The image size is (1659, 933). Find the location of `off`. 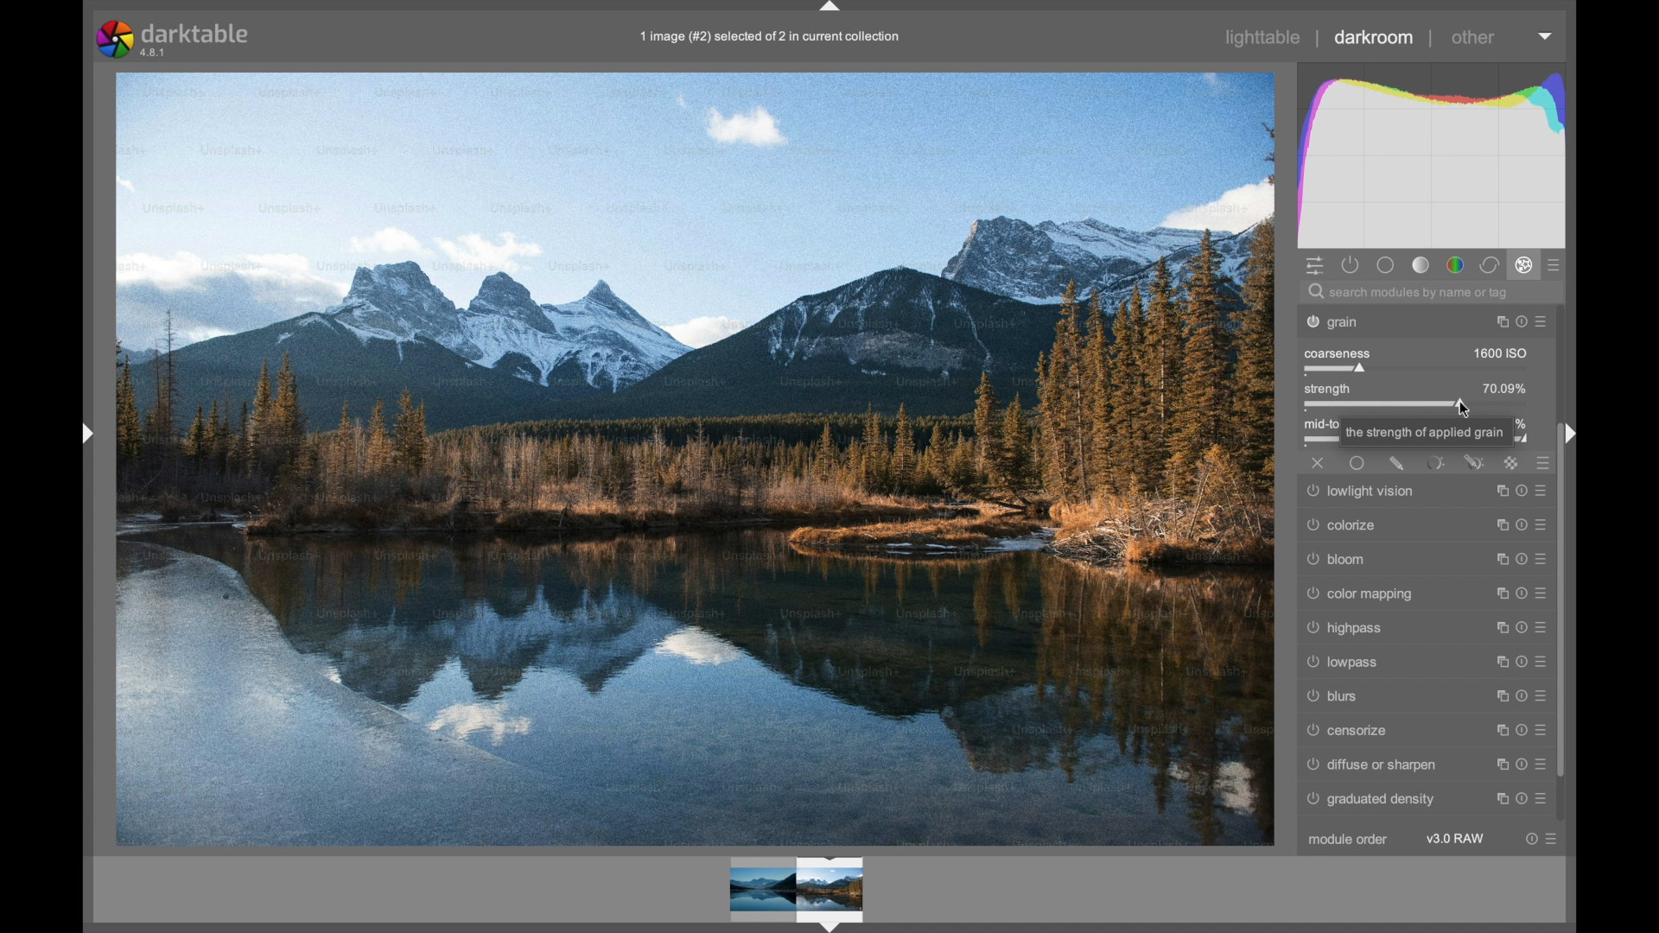

off is located at coordinates (1319, 463).